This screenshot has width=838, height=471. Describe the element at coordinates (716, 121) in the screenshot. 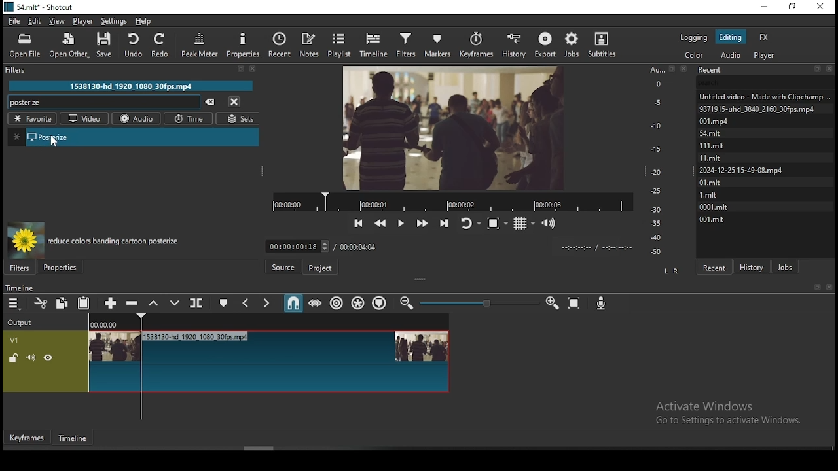

I see `001.mpd` at that location.